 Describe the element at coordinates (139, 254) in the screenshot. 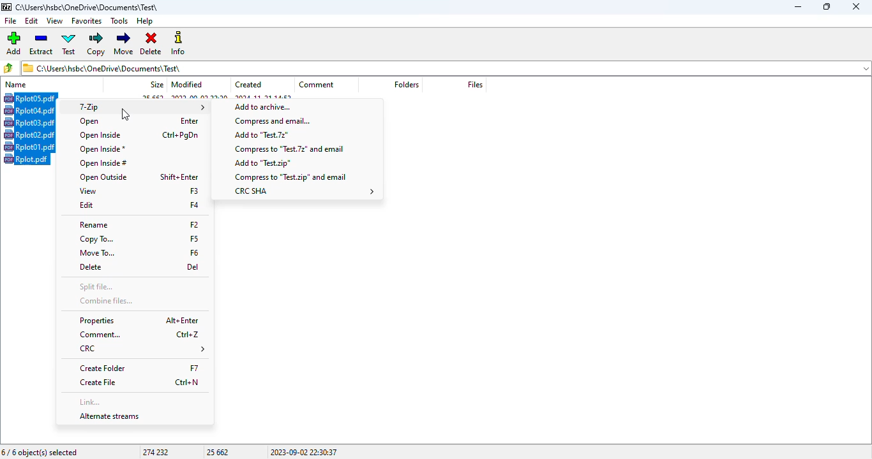

I see `move to` at that location.